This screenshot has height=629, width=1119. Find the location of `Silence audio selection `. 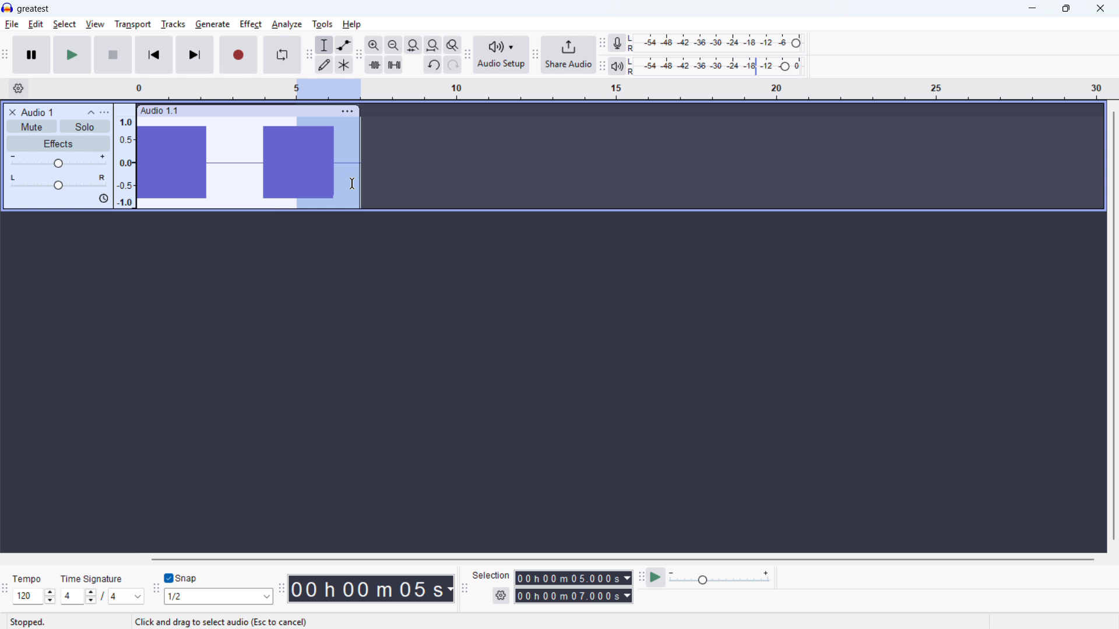

Silence audio selection  is located at coordinates (393, 65).